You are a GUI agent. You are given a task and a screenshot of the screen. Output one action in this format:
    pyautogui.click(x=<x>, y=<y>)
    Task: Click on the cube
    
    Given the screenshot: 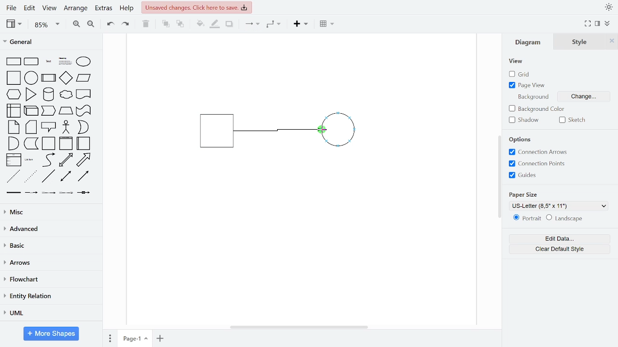 What is the action you would take?
    pyautogui.click(x=32, y=110)
    